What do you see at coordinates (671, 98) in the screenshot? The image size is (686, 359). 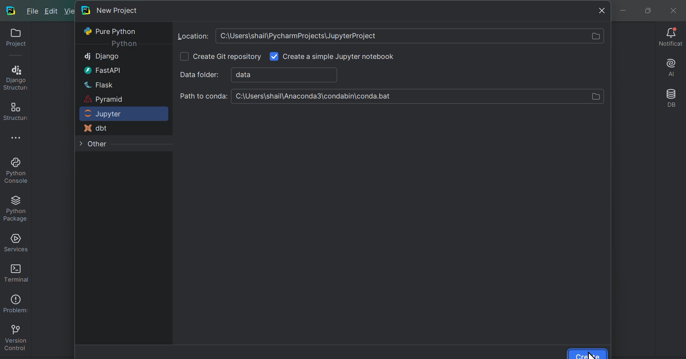 I see `Database` at bounding box center [671, 98].